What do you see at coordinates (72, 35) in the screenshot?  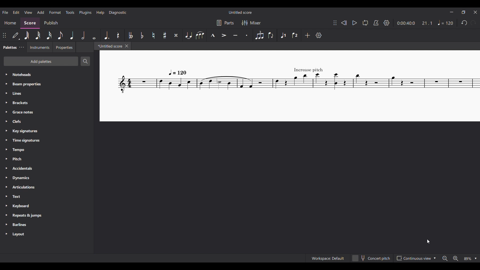 I see `Quarter note` at bounding box center [72, 35].